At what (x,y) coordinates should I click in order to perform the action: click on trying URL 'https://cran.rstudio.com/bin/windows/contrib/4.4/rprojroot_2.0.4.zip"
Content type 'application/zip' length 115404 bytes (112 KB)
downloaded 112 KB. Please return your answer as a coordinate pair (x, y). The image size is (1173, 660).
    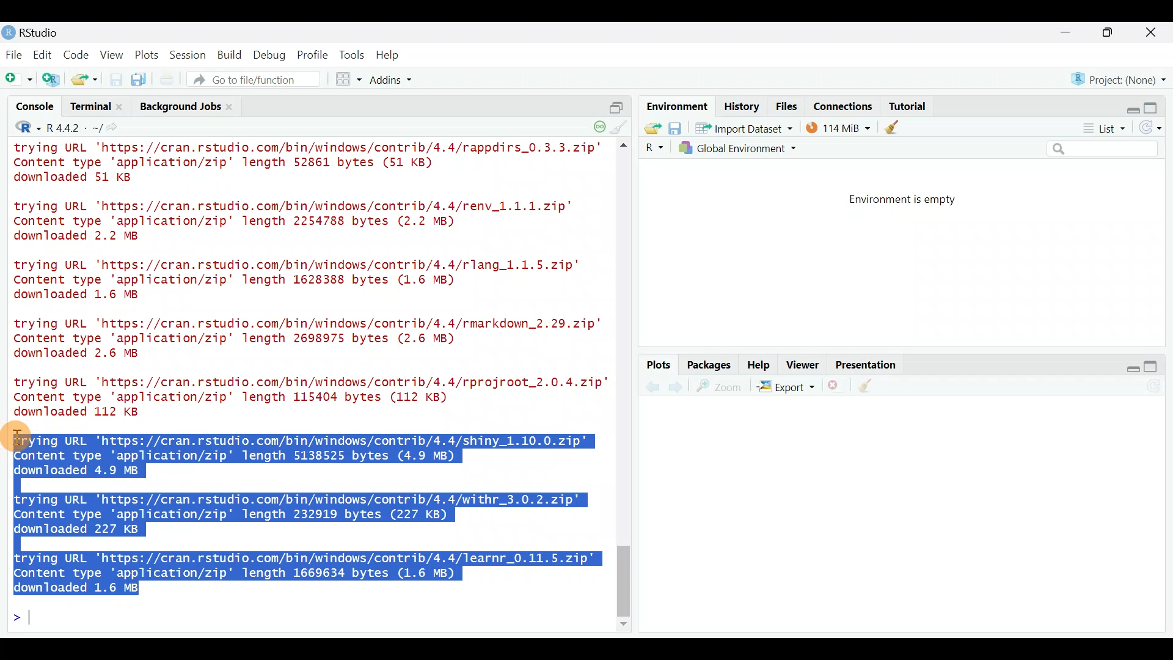
    Looking at the image, I should click on (305, 397).